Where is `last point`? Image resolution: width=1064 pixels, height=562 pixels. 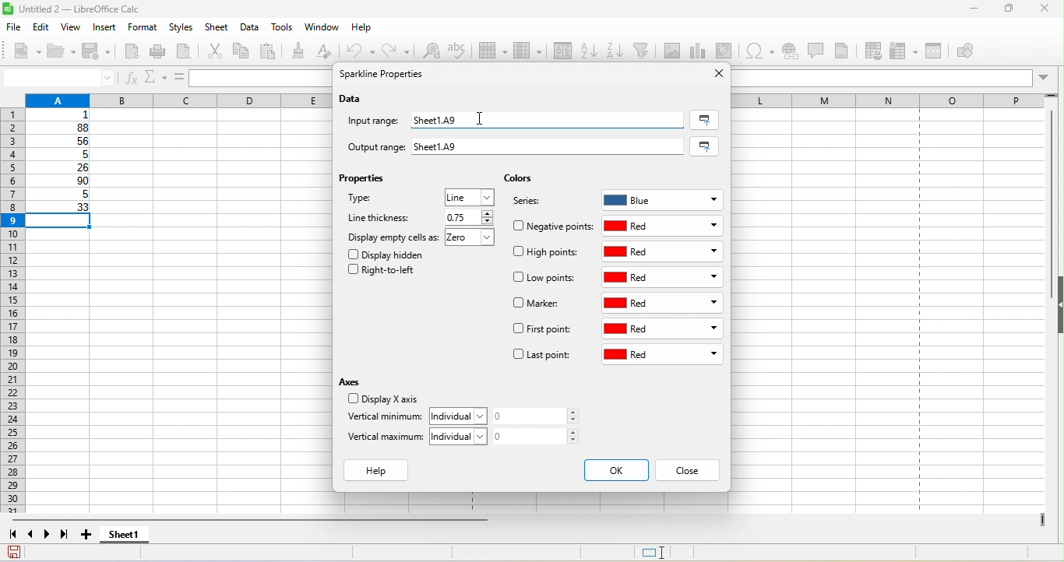
last point is located at coordinates (541, 357).